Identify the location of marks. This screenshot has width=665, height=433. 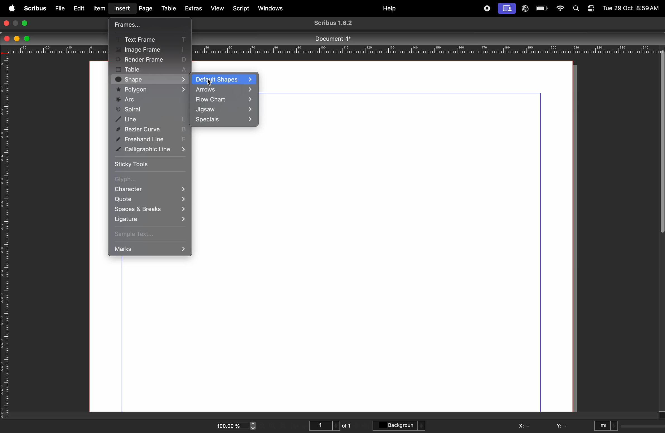
(150, 248).